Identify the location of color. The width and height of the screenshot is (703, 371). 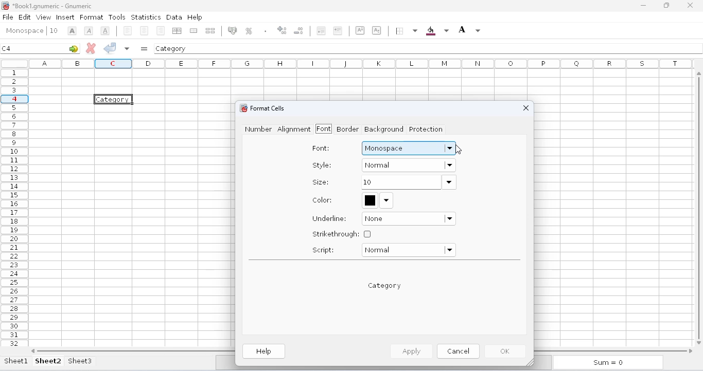
(378, 200).